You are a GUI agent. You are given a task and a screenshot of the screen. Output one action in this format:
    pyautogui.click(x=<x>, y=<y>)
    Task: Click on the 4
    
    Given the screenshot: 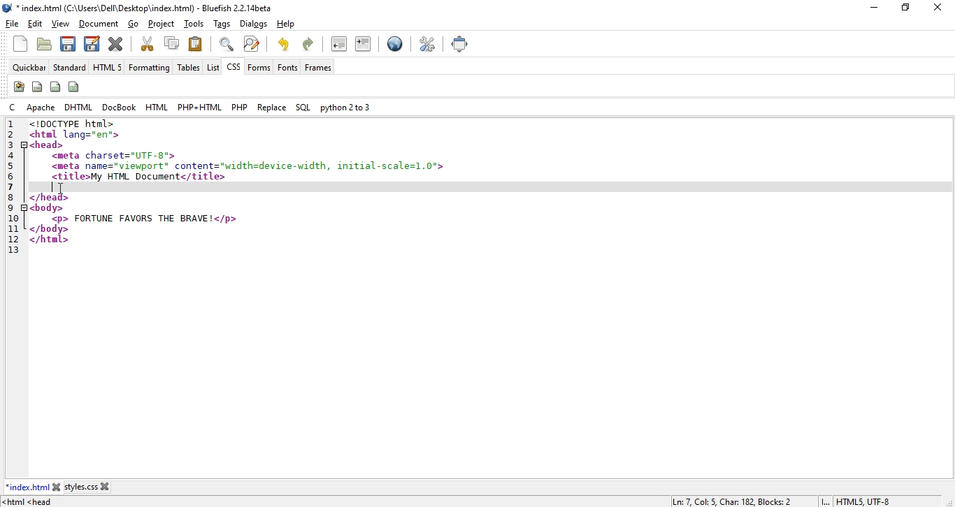 What is the action you would take?
    pyautogui.click(x=14, y=154)
    